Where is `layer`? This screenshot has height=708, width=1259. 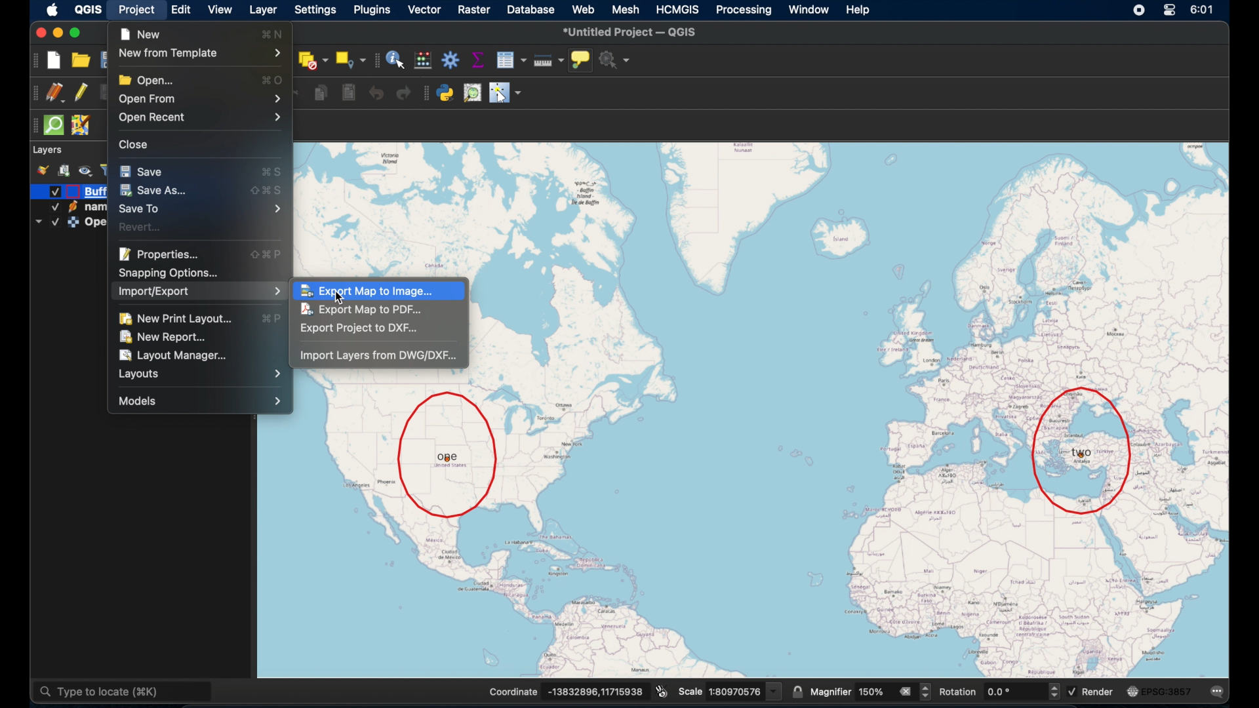
layer is located at coordinates (262, 10).